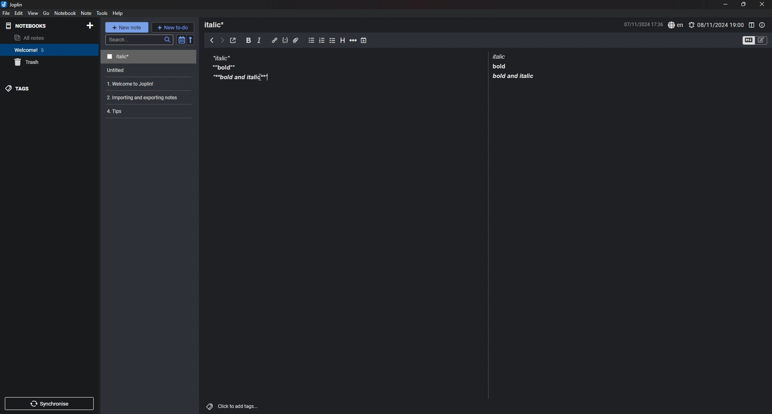 The height and width of the screenshot is (414, 772). I want to click on toggle external editor, so click(233, 41).